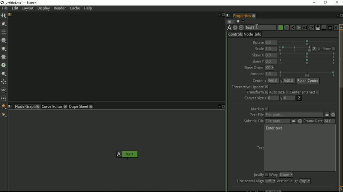 This screenshot has height=192, width=343. I want to click on 1.0, so click(271, 74).